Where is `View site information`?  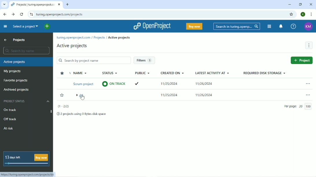 View site information is located at coordinates (31, 14).